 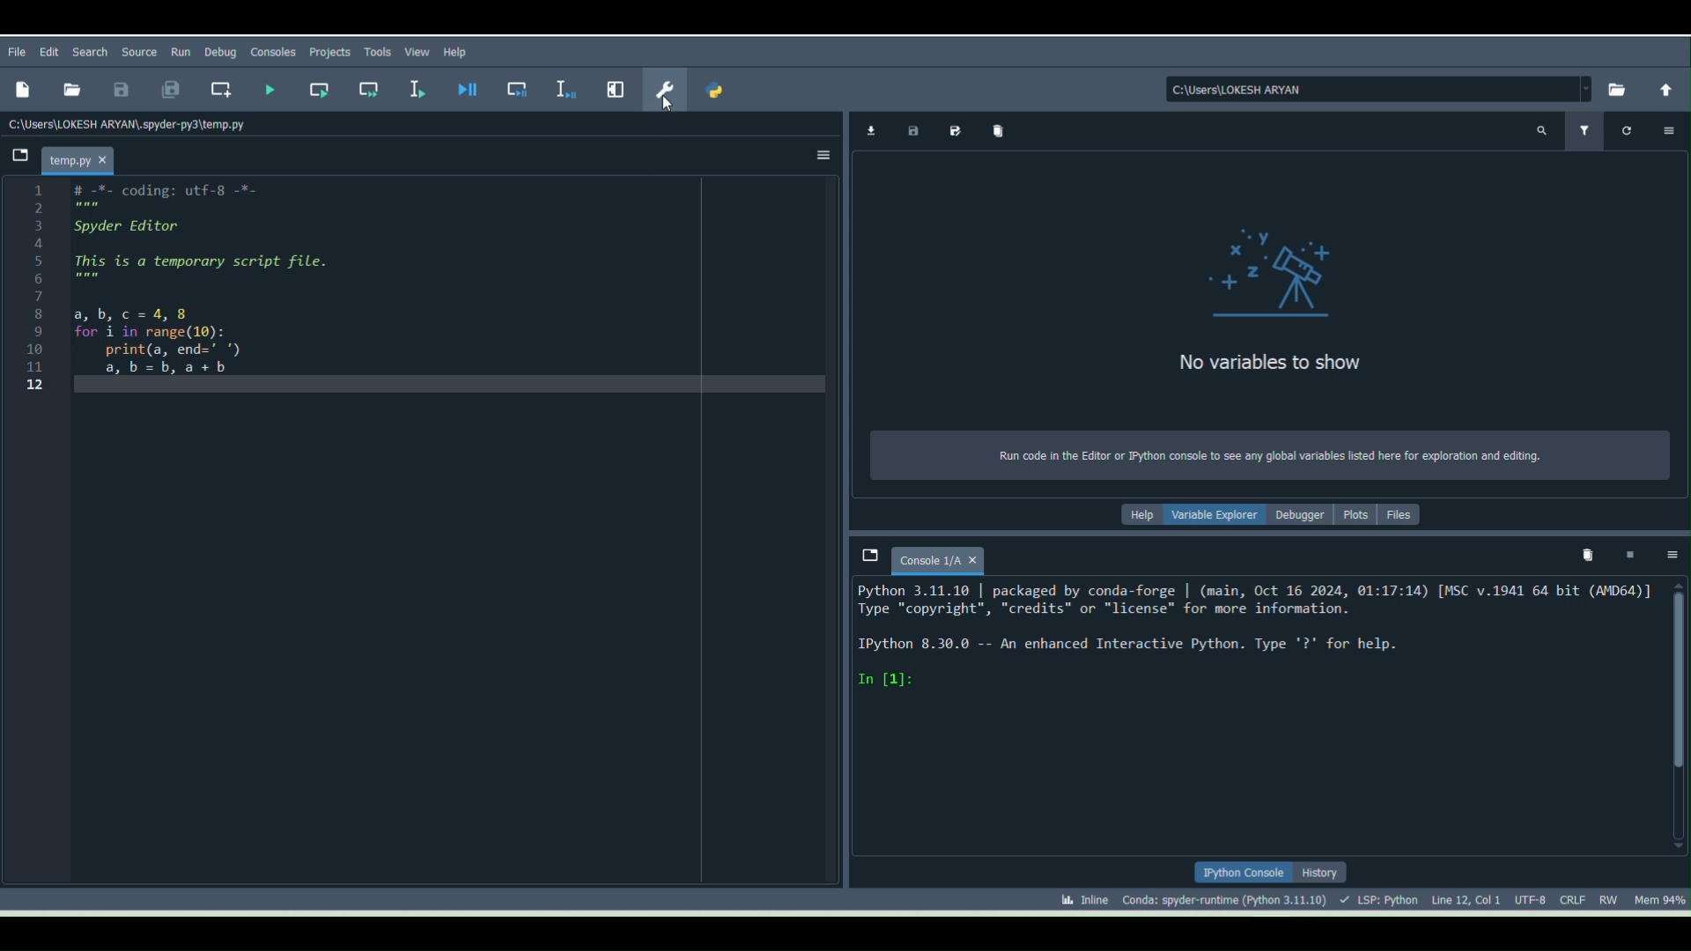 What do you see at coordinates (1666, 133) in the screenshot?
I see `more option` at bounding box center [1666, 133].